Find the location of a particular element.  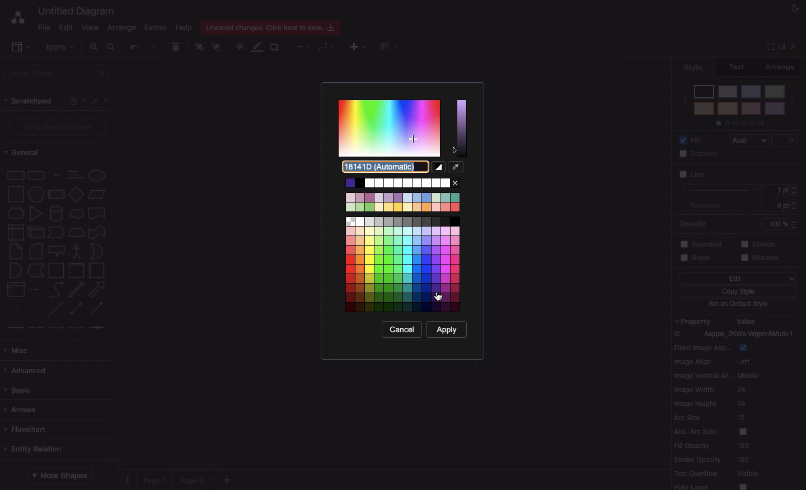

Cancel is located at coordinates (402, 329).